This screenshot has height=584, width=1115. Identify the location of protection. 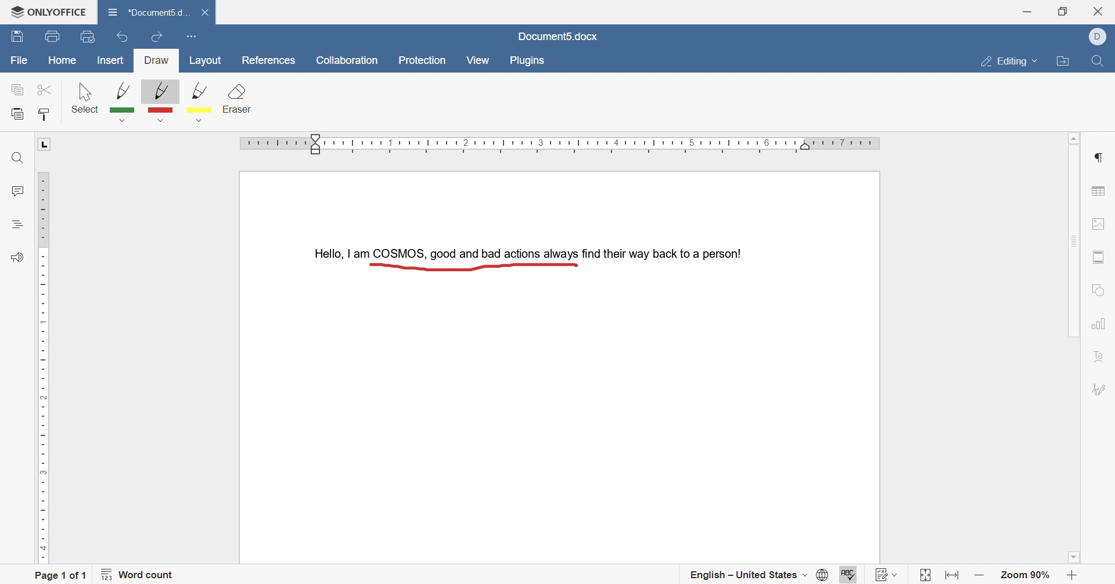
(425, 61).